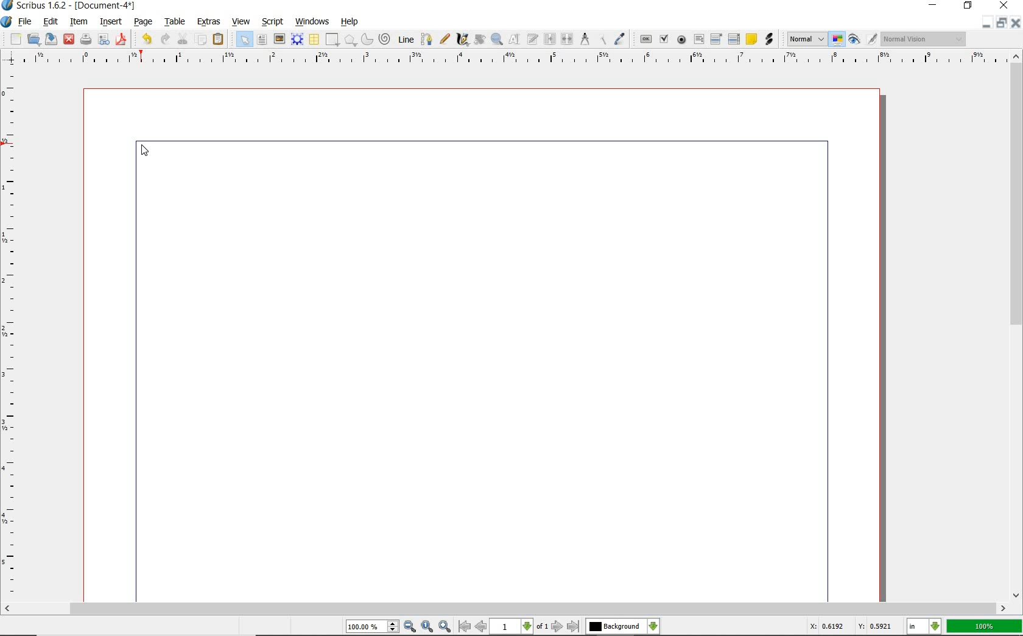  Describe the element at coordinates (243, 38) in the screenshot. I see `select` at that location.